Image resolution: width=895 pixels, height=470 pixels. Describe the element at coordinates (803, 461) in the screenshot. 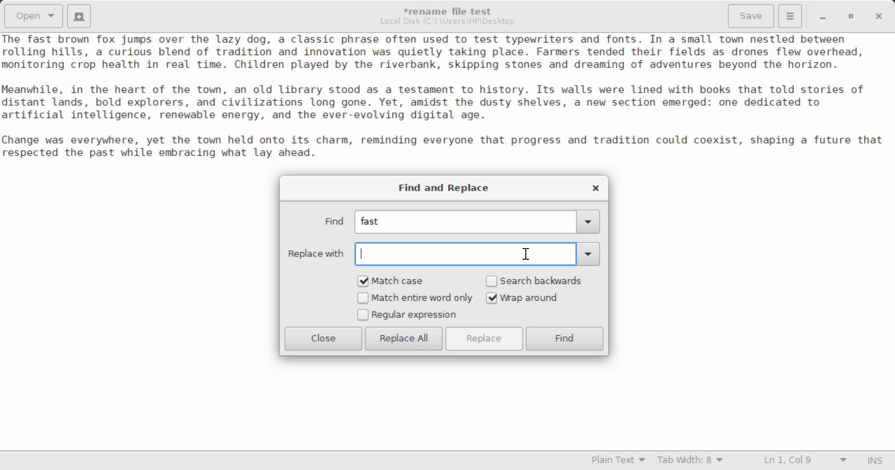

I see `Line and Character Count` at that location.